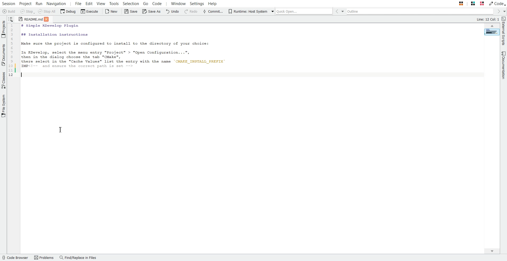 The width and height of the screenshot is (507, 261). Describe the element at coordinates (8, 11) in the screenshot. I see `Build` at that location.